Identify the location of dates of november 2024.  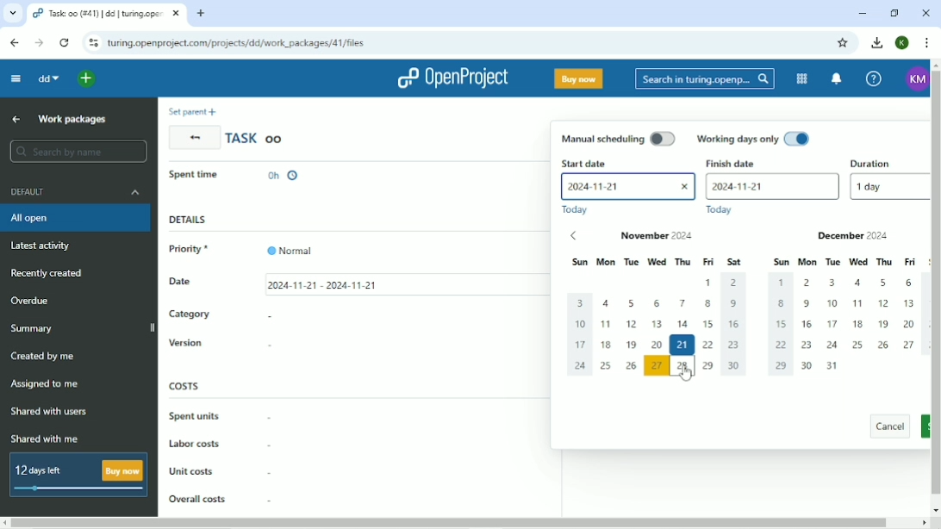
(655, 329).